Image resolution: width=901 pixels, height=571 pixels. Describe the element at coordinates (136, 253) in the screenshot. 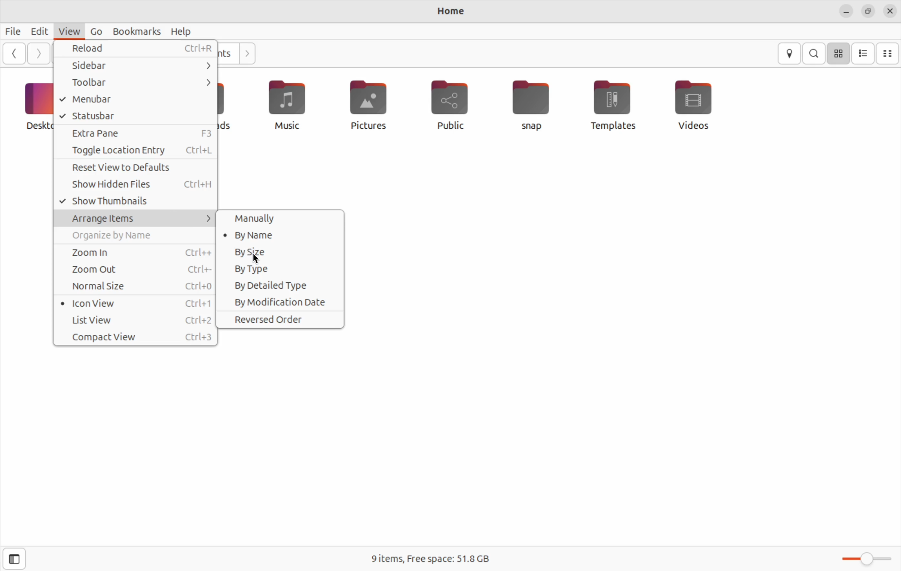

I see `zoom in ` at that location.